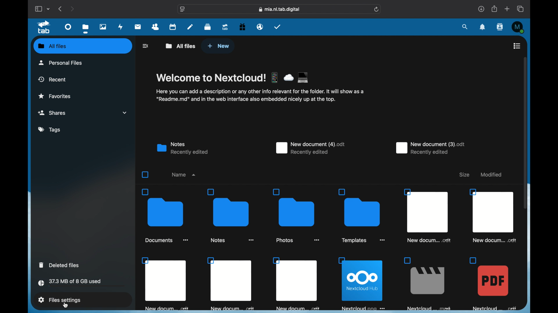 The width and height of the screenshot is (558, 313). I want to click on tab, so click(44, 27).